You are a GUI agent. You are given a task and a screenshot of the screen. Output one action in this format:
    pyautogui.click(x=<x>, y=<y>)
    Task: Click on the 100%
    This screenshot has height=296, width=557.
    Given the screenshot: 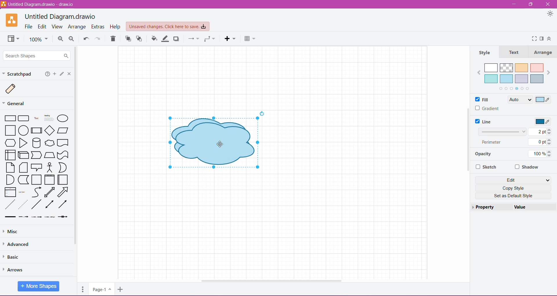 What is the action you would take?
    pyautogui.click(x=542, y=154)
    